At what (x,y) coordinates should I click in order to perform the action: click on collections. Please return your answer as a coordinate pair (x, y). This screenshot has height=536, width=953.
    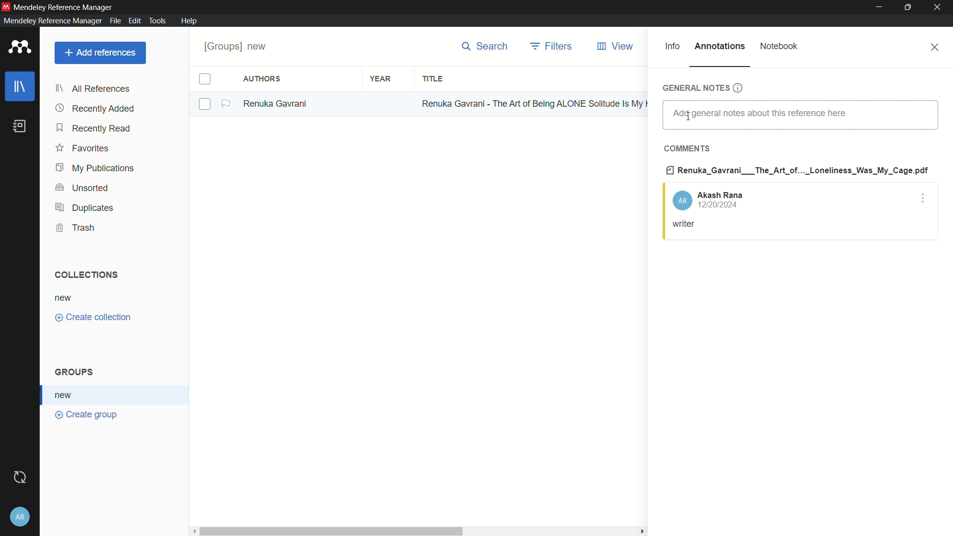
    Looking at the image, I should click on (87, 275).